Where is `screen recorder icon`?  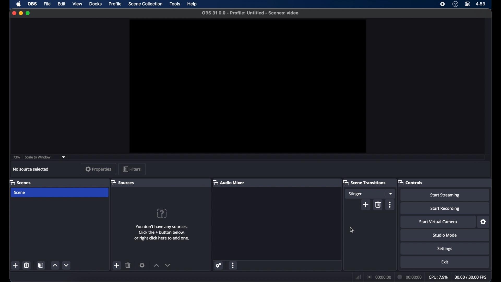
screen recorder icon is located at coordinates (443, 4).